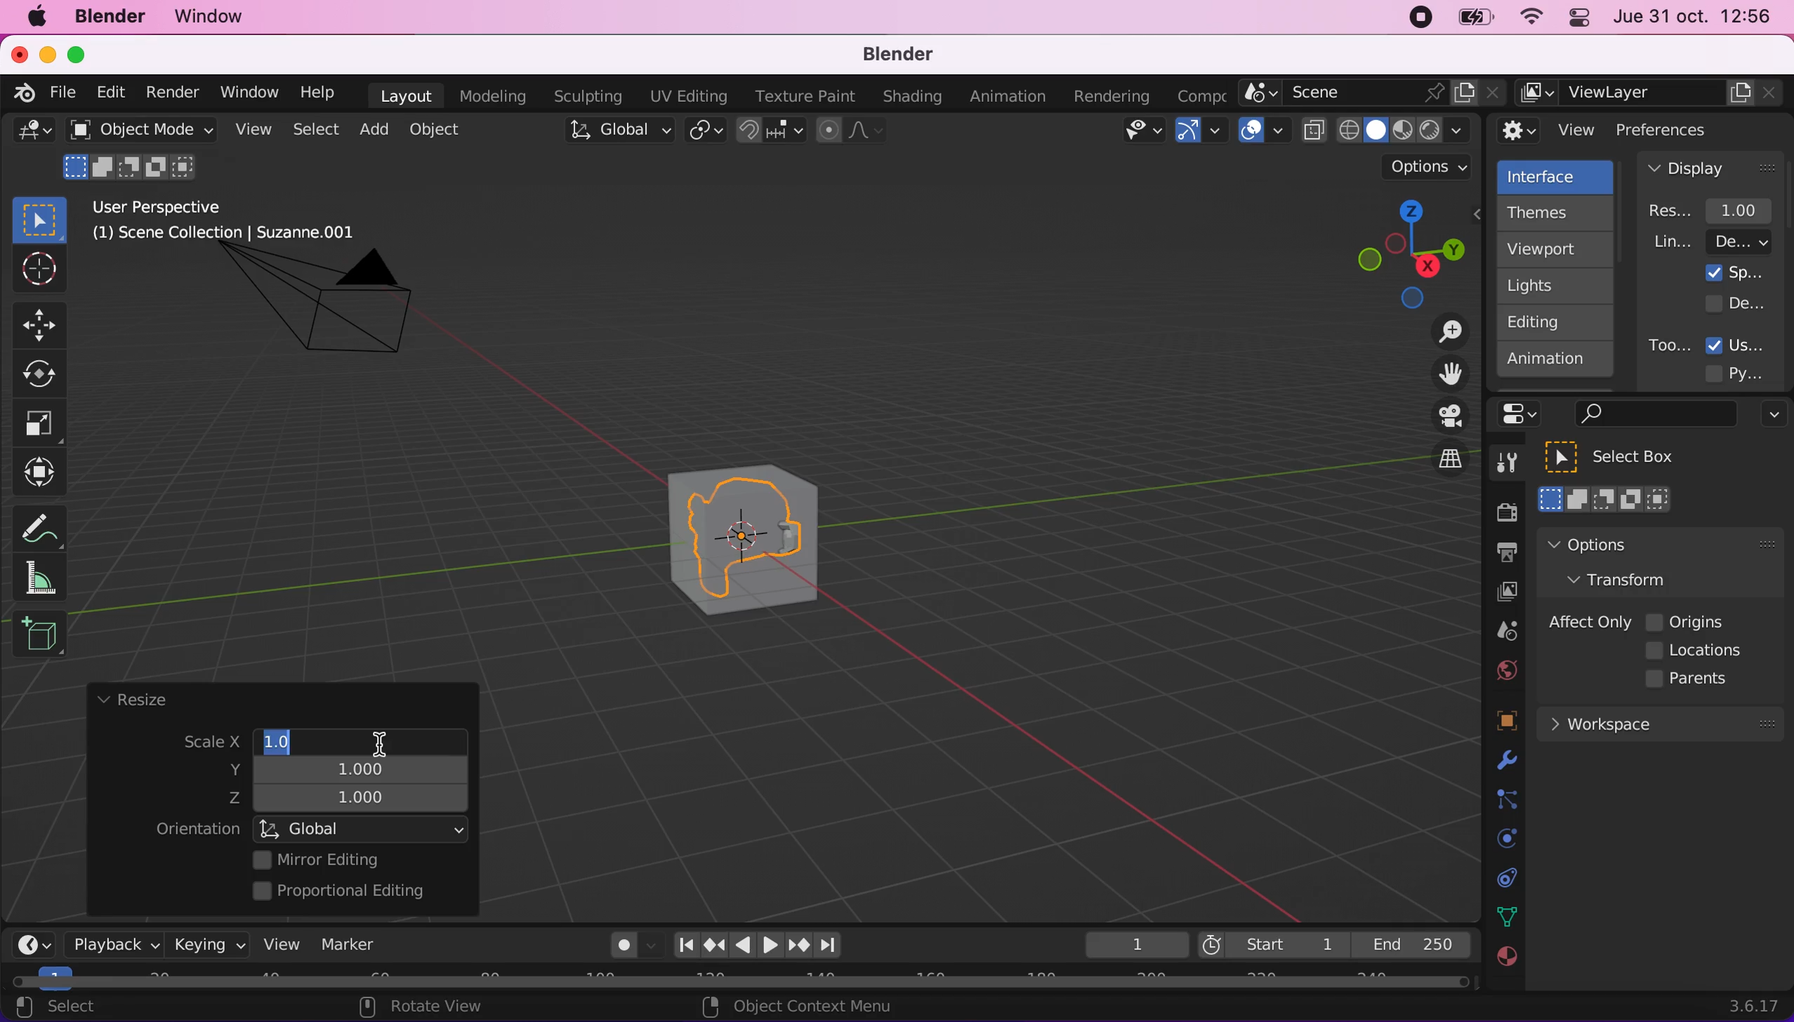  I want to click on blender, so click(19, 91).